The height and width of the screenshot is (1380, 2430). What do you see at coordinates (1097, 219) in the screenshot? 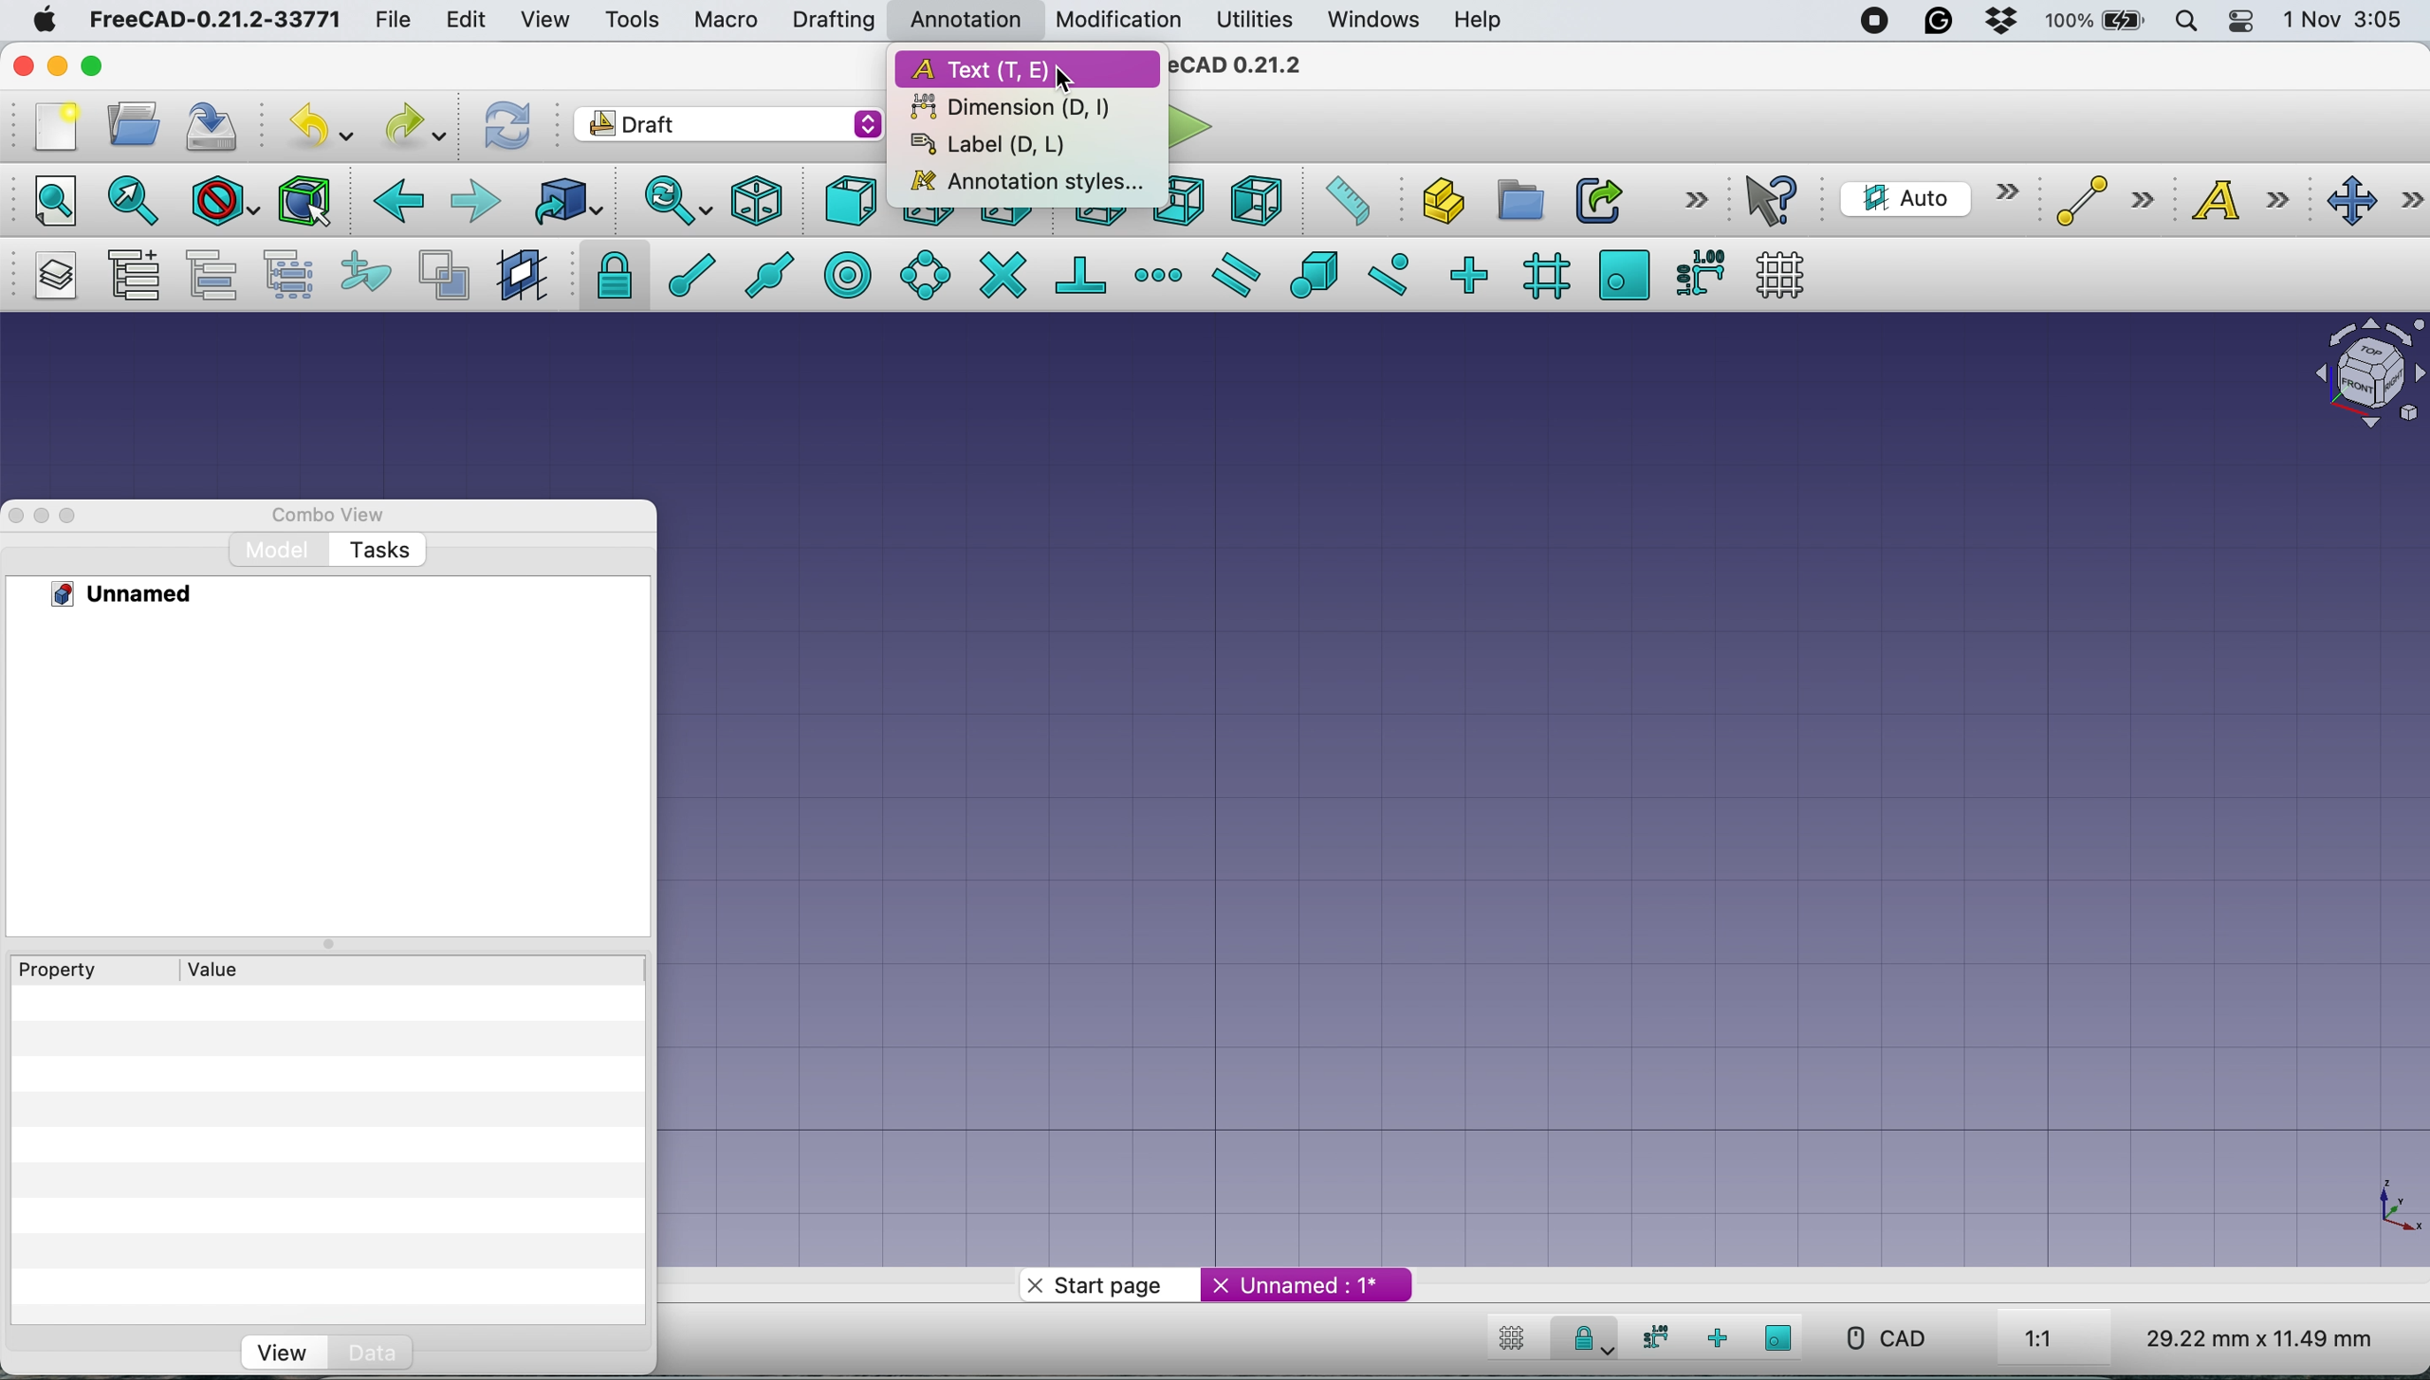
I see `rear` at bounding box center [1097, 219].